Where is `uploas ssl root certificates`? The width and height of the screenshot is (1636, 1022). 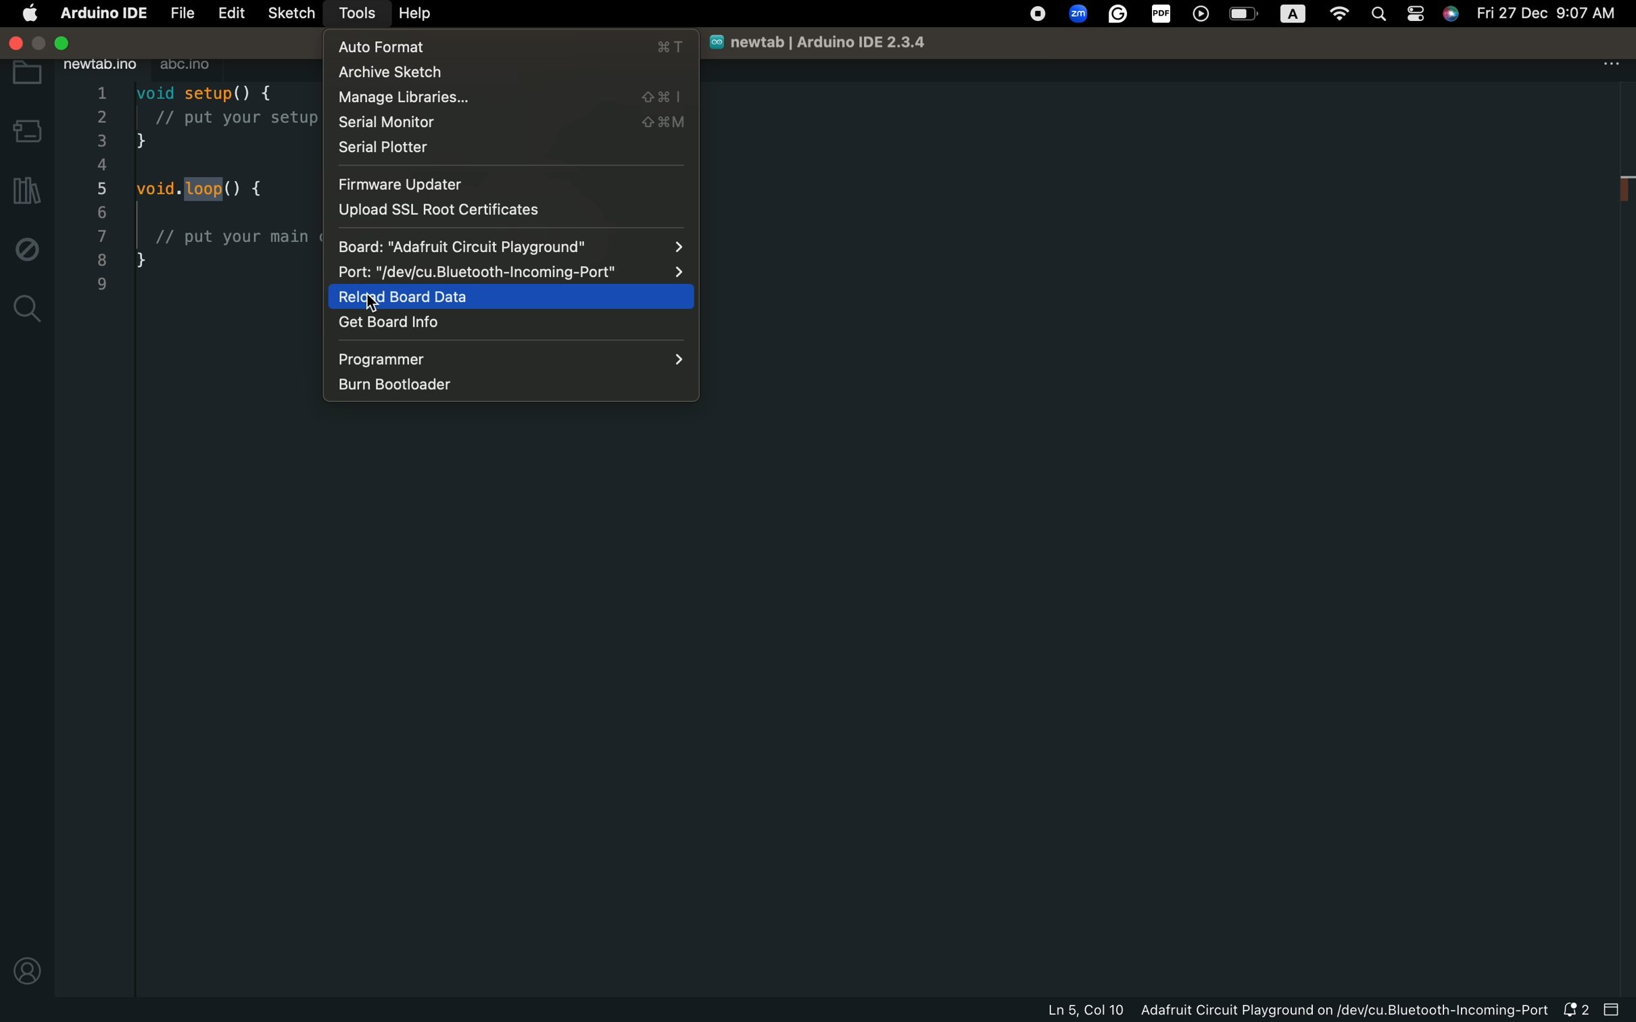 uploas ssl root certificates is located at coordinates (445, 210).